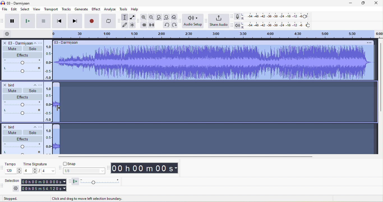 This screenshot has width=383, height=202. I want to click on pause, so click(13, 21).